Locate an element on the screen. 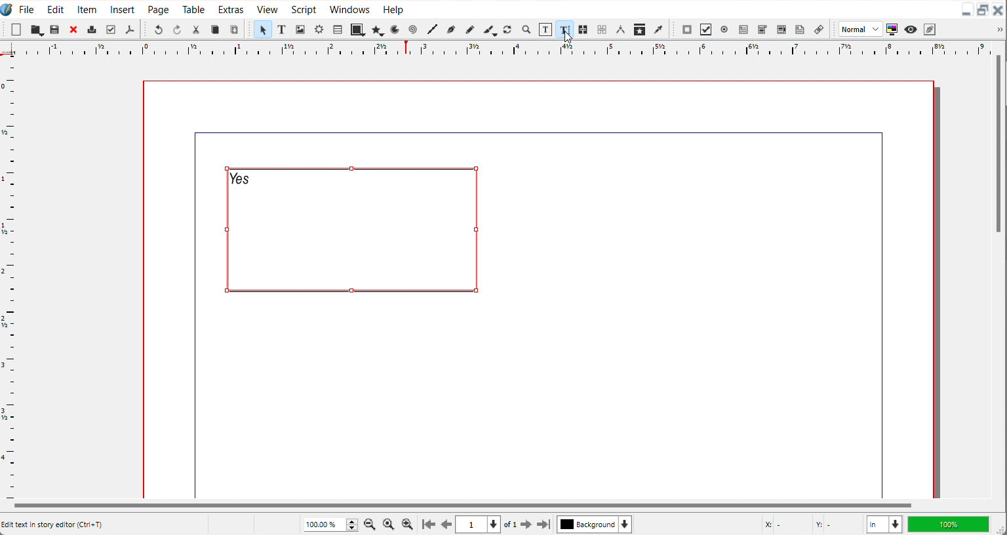 Image resolution: width=1007 pixels, height=535 pixels. Preflight verifier is located at coordinates (110, 30).